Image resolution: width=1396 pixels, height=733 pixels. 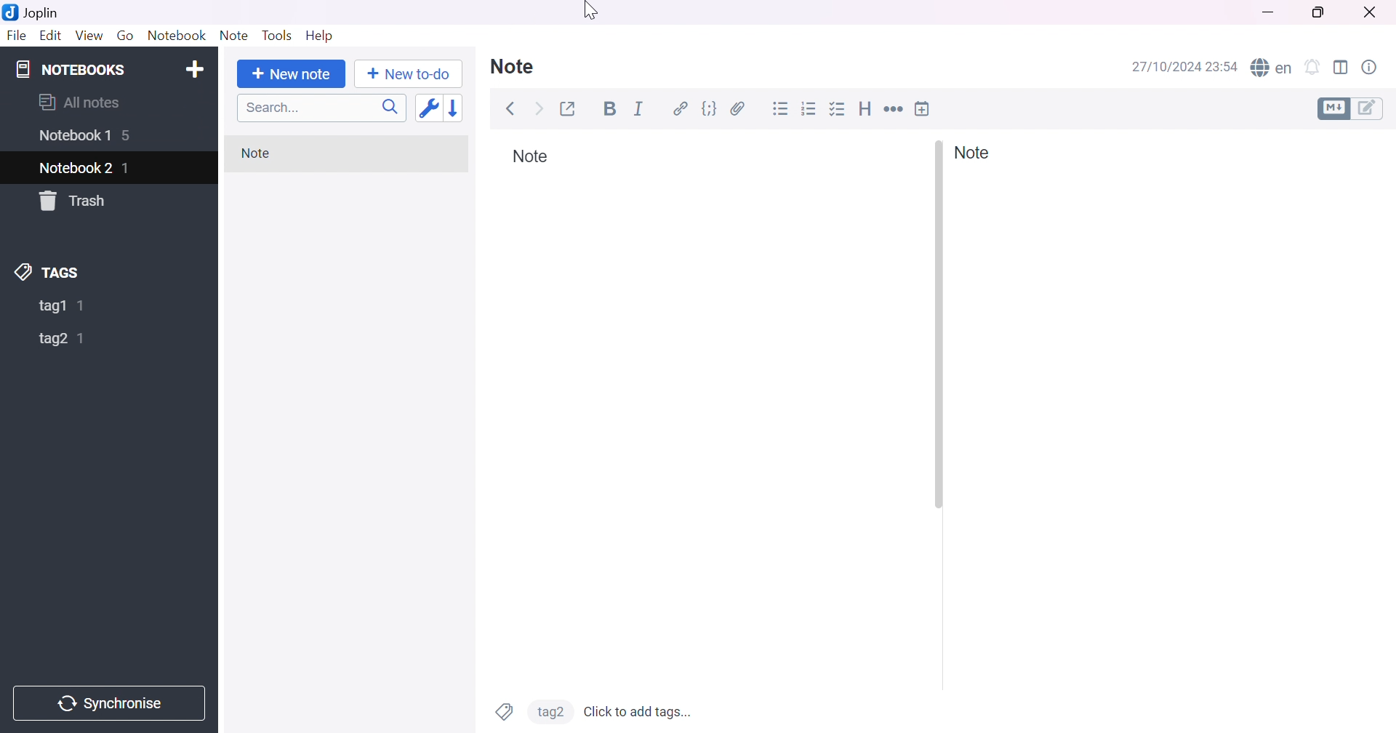 I want to click on Restore down, so click(x=1320, y=14).